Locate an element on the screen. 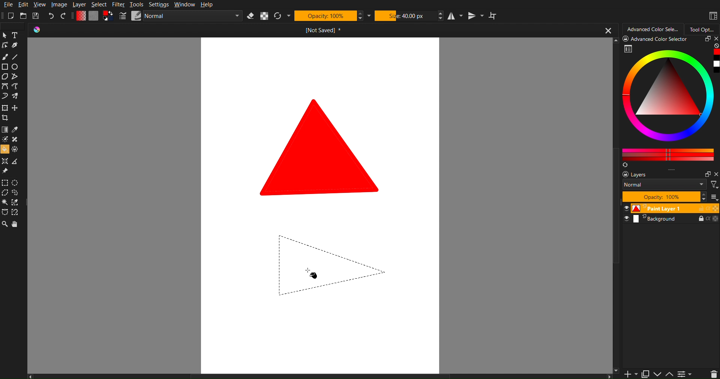 This screenshot has height=379, width=720. Brush Settings is located at coordinates (180, 17).